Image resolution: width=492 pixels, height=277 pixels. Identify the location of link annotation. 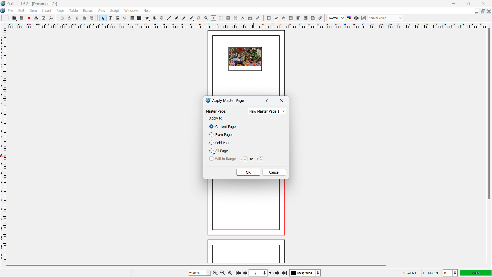
(321, 18).